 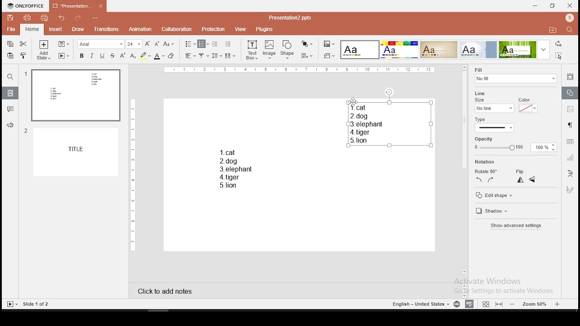 What do you see at coordinates (96, 19) in the screenshot?
I see `options` at bounding box center [96, 19].